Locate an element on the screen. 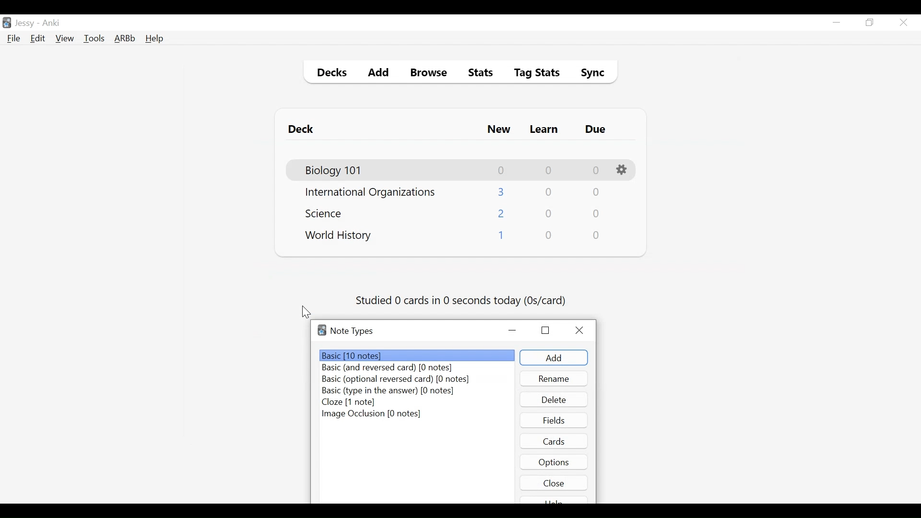 This screenshot has width=921, height=518. View is located at coordinates (65, 38).